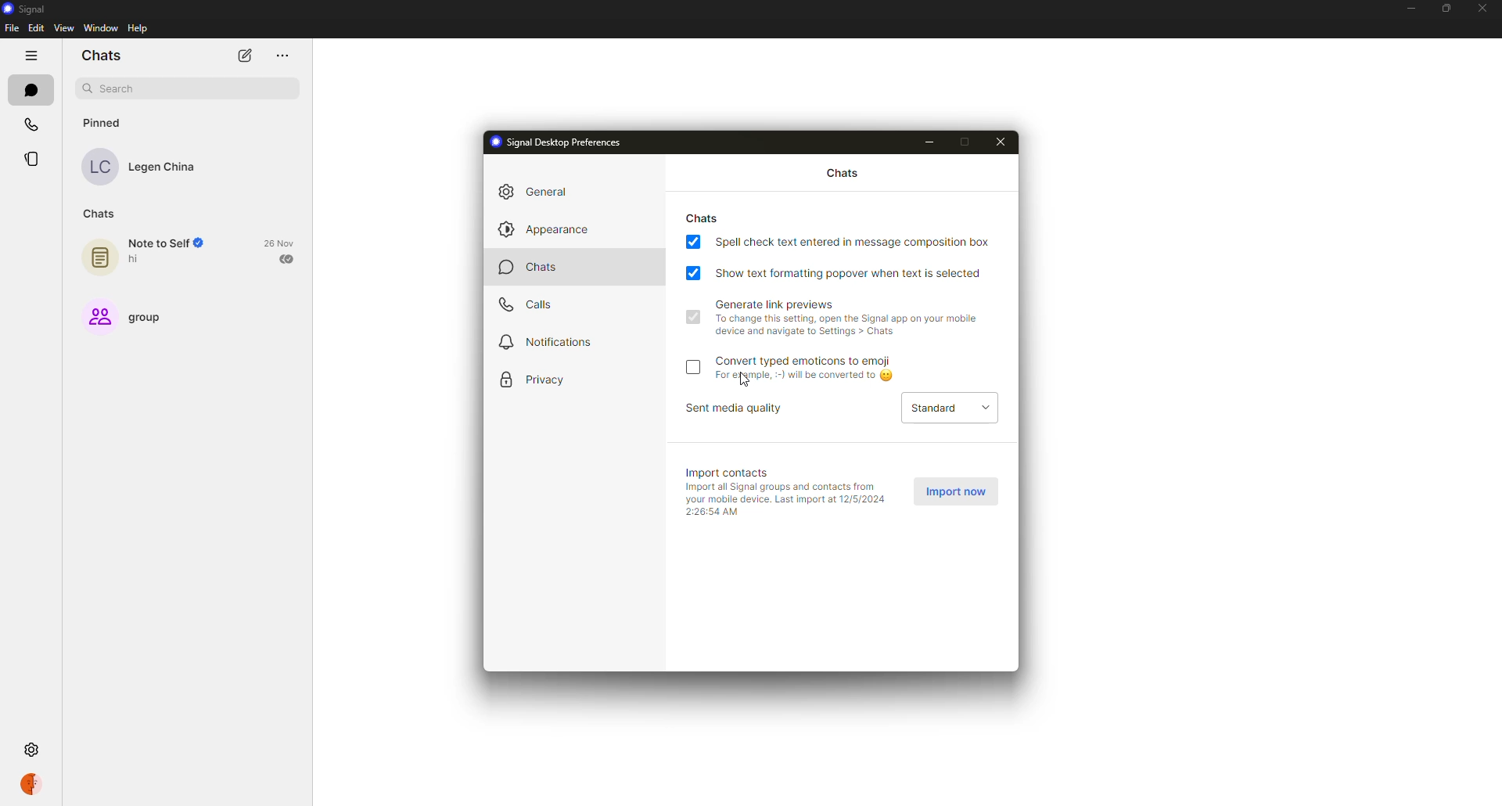  What do you see at coordinates (746, 380) in the screenshot?
I see `cursor` at bounding box center [746, 380].